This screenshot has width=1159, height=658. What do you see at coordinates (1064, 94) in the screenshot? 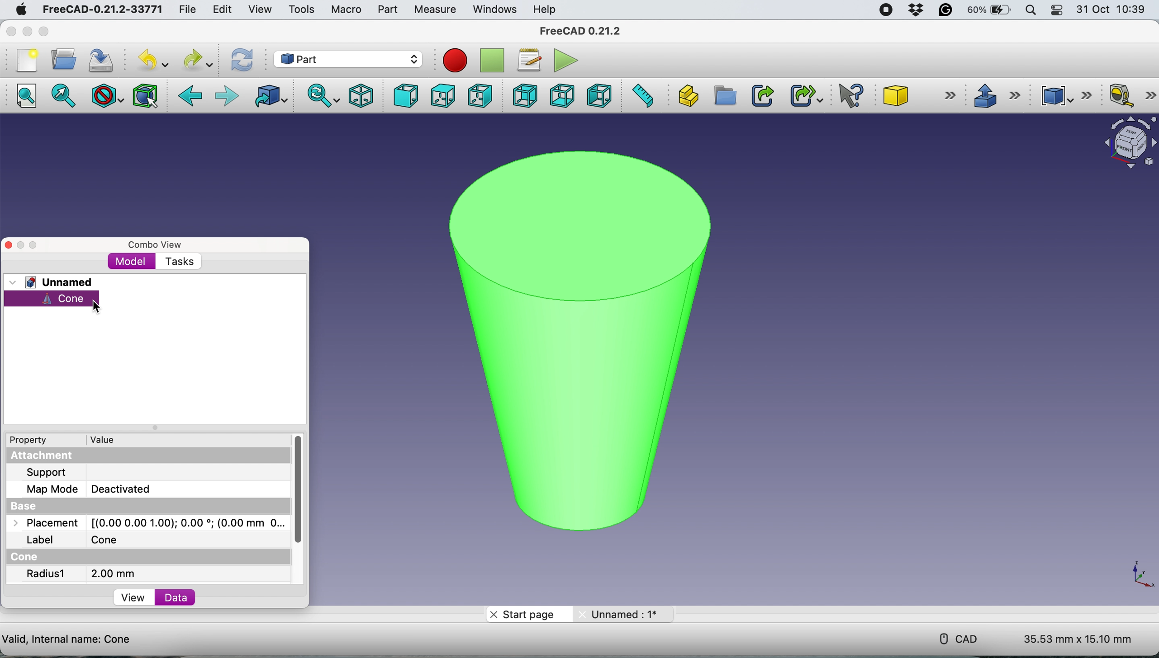
I see `compound tools` at bounding box center [1064, 94].